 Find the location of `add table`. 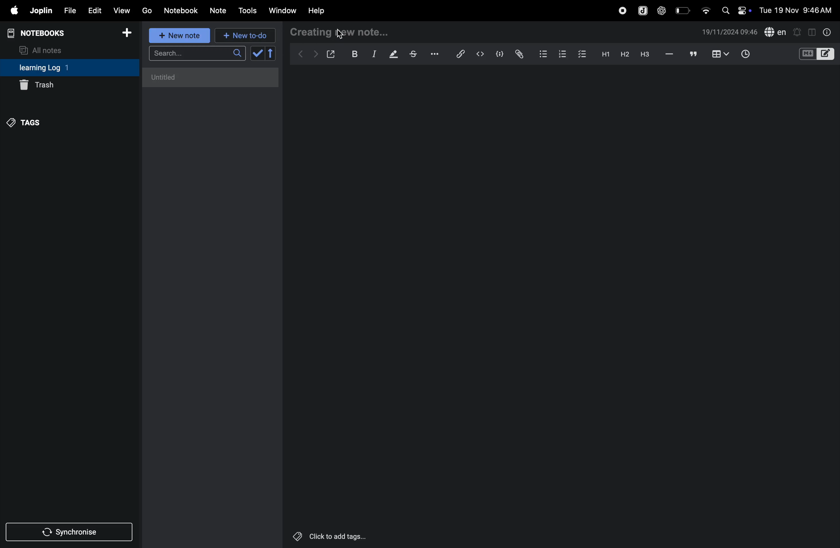

add table is located at coordinates (719, 54).